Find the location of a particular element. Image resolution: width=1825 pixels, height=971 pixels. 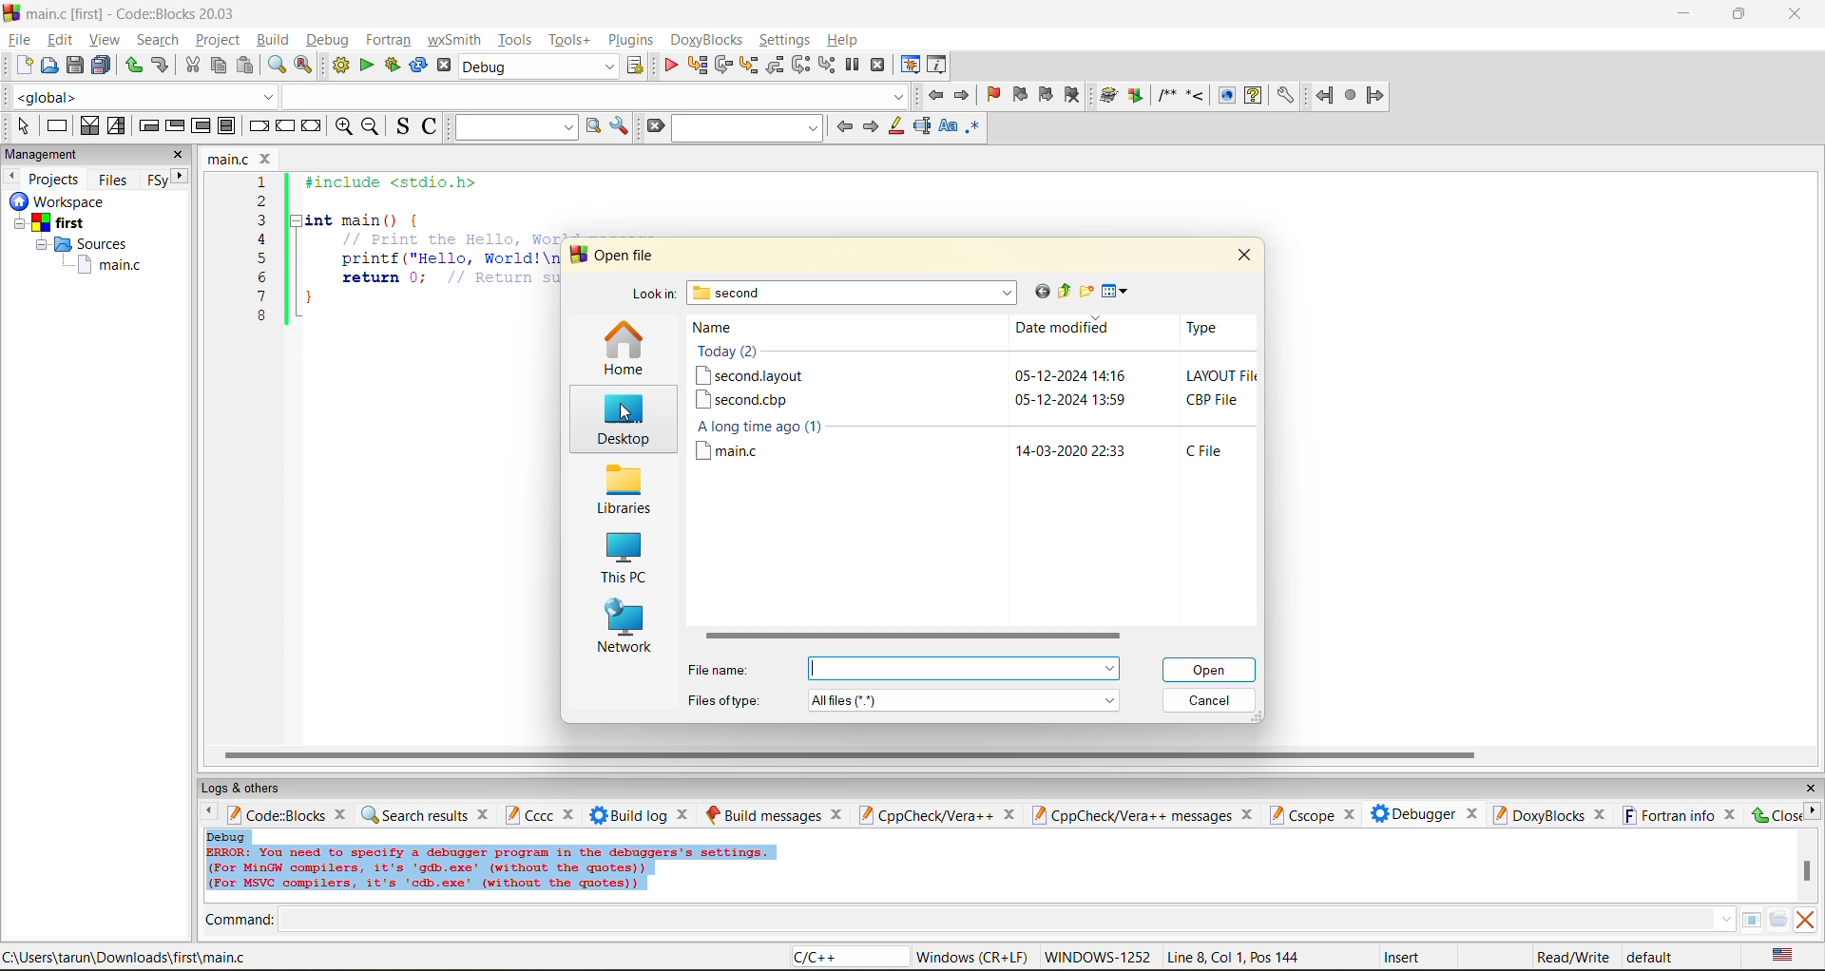

previous is located at coordinates (204, 813).